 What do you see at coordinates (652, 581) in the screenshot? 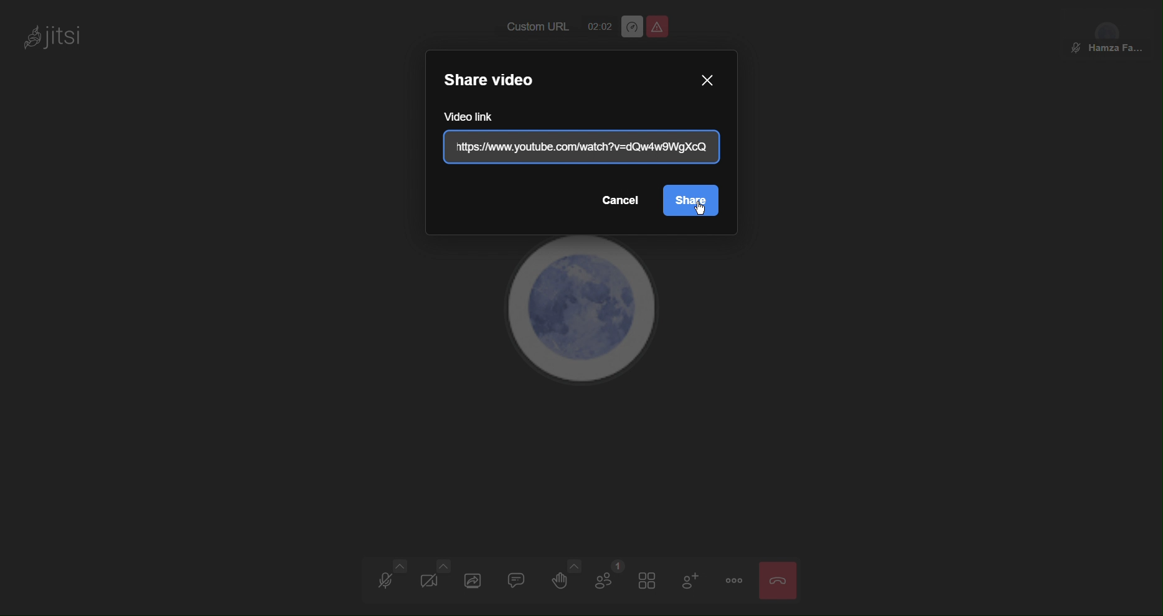
I see `Tile View` at bounding box center [652, 581].